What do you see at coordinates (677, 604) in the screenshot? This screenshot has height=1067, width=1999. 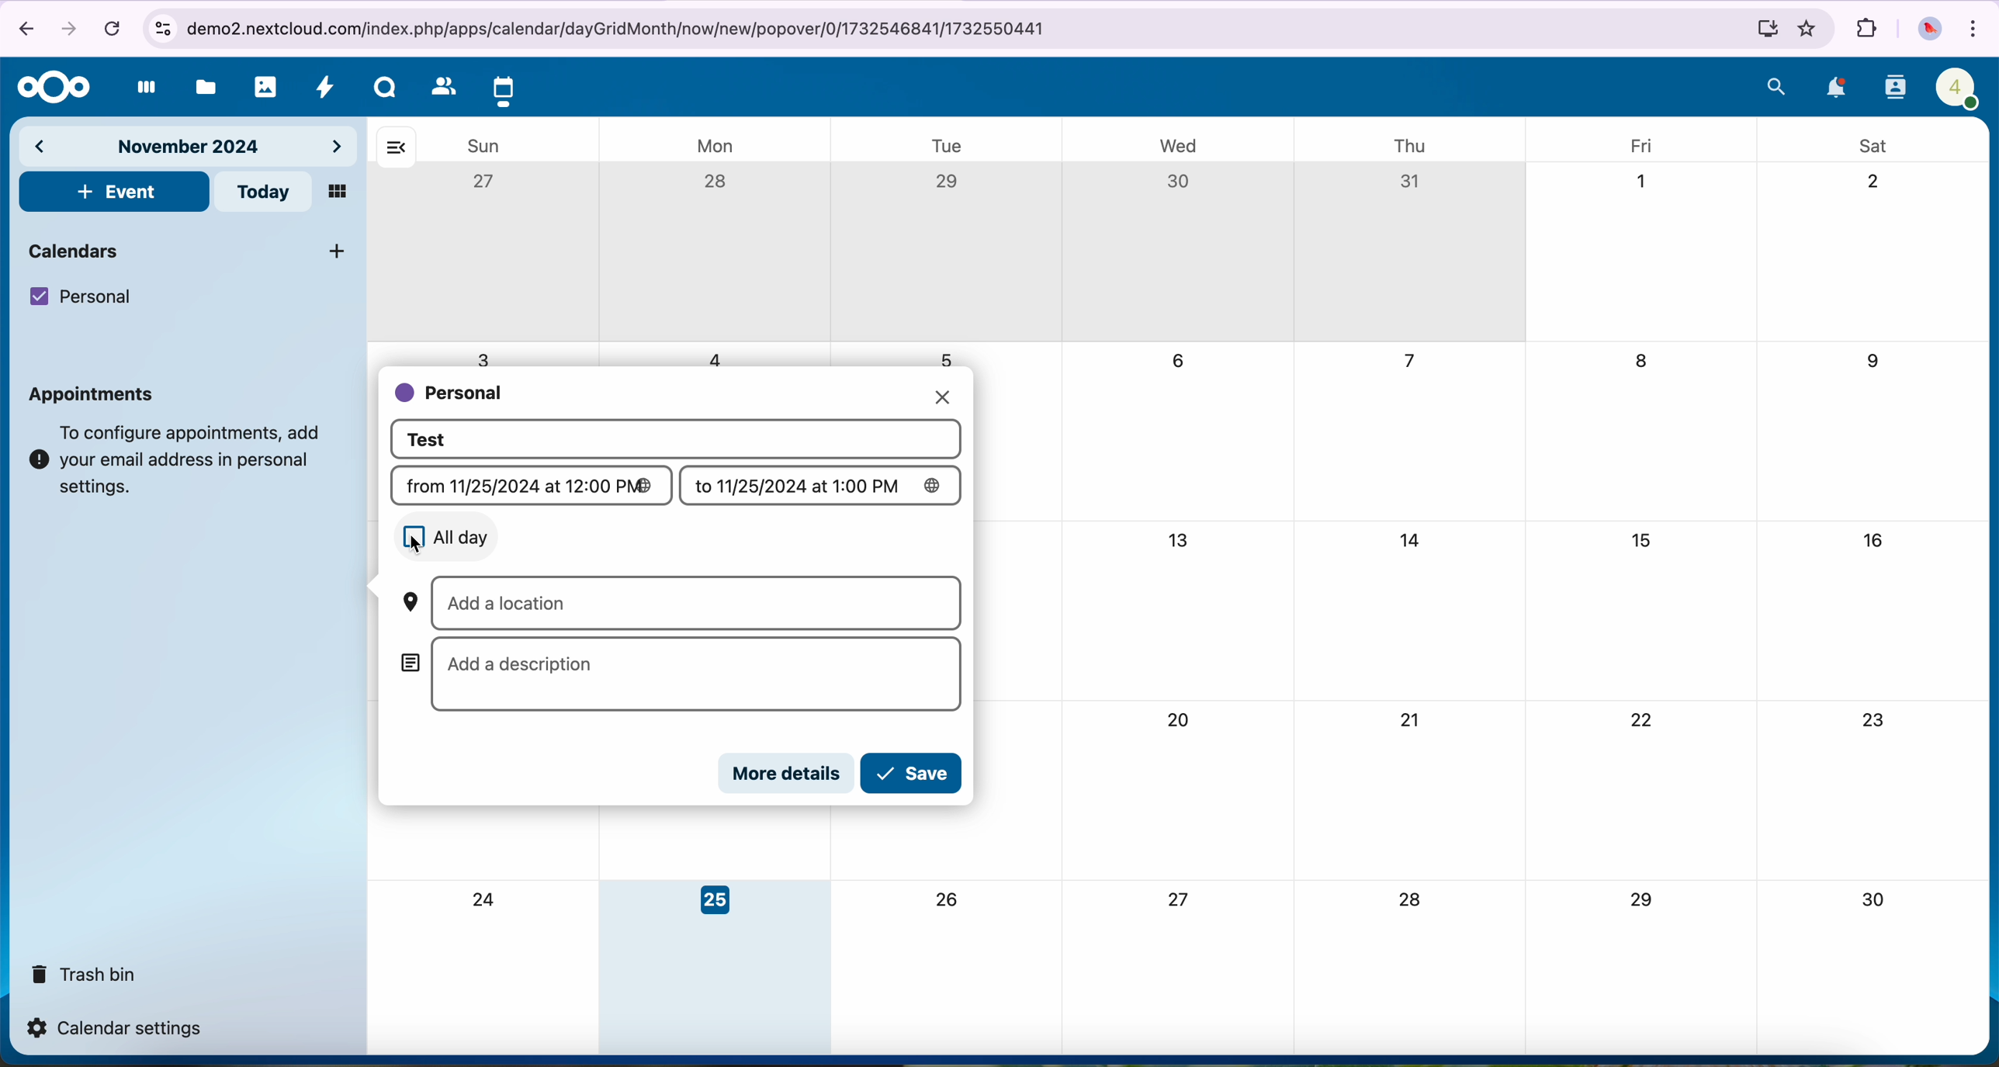 I see `add a location` at bounding box center [677, 604].